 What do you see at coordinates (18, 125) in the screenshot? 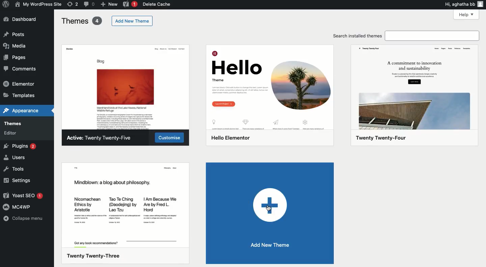
I see `Themes` at bounding box center [18, 125].